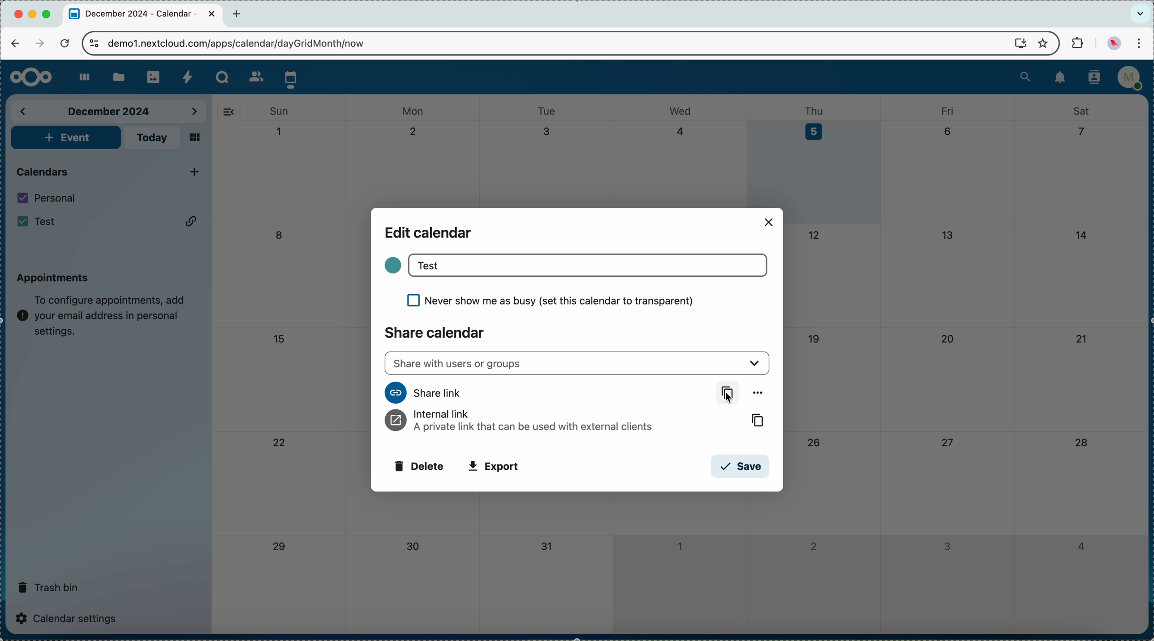  What do you see at coordinates (947, 234) in the screenshot?
I see `13` at bounding box center [947, 234].